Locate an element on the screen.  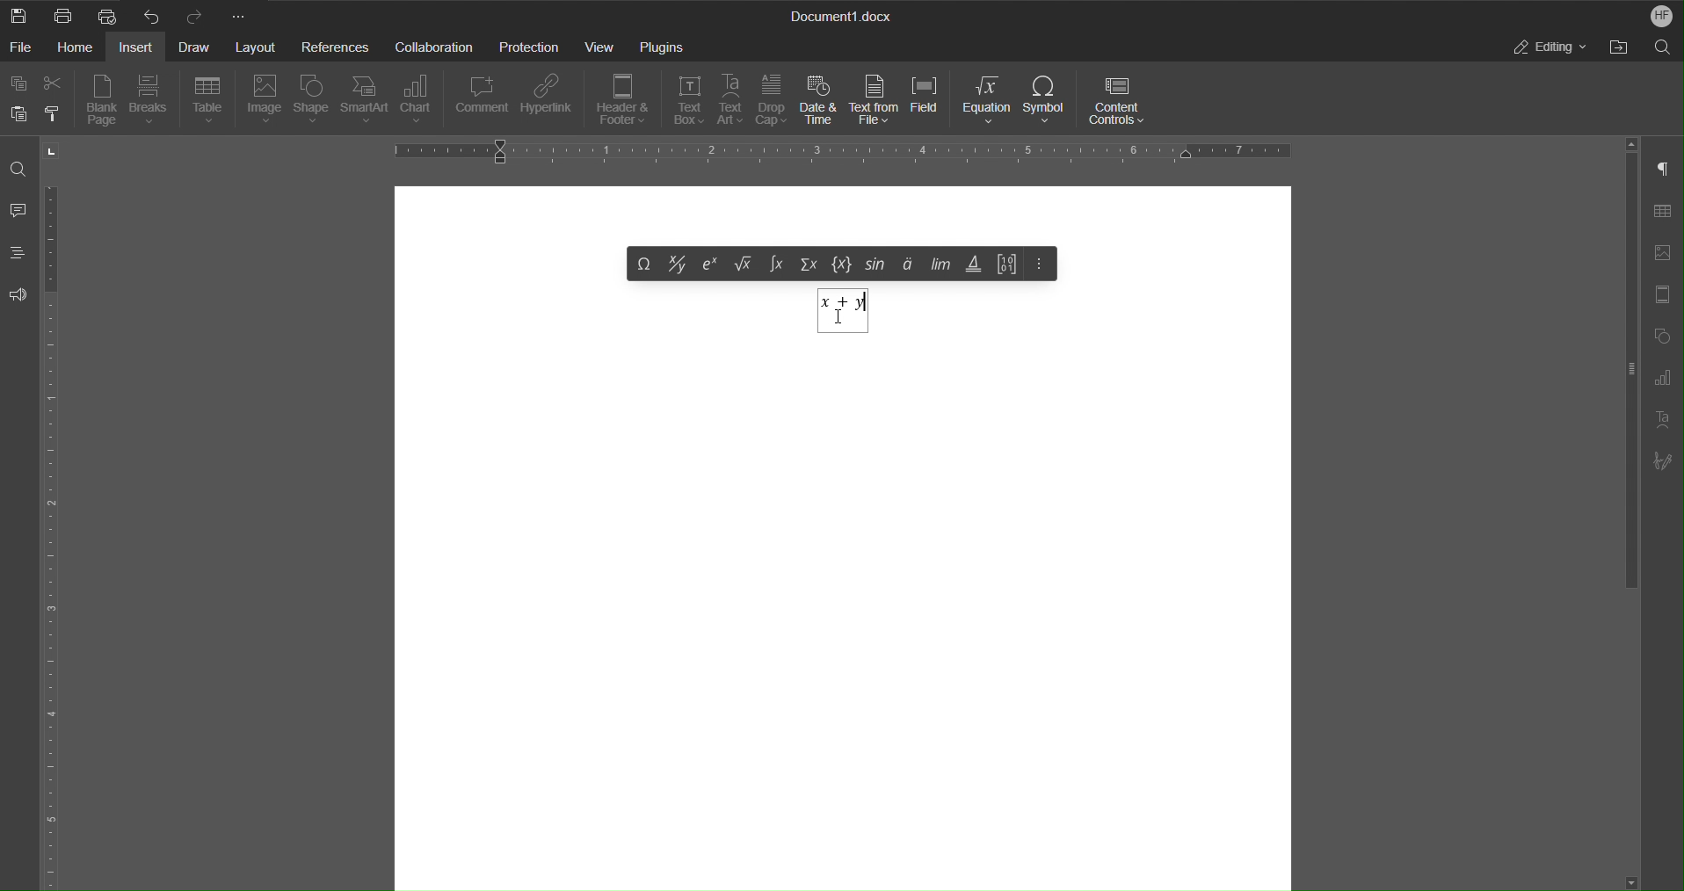
Under root is located at coordinates (742, 263).